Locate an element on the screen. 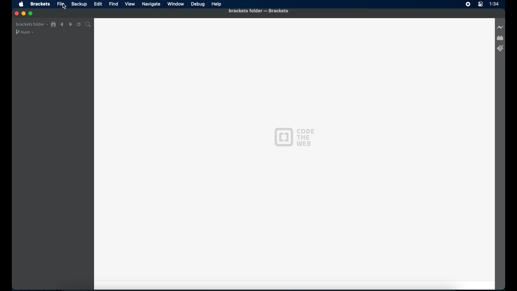  Close is located at coordinates (16, 13).